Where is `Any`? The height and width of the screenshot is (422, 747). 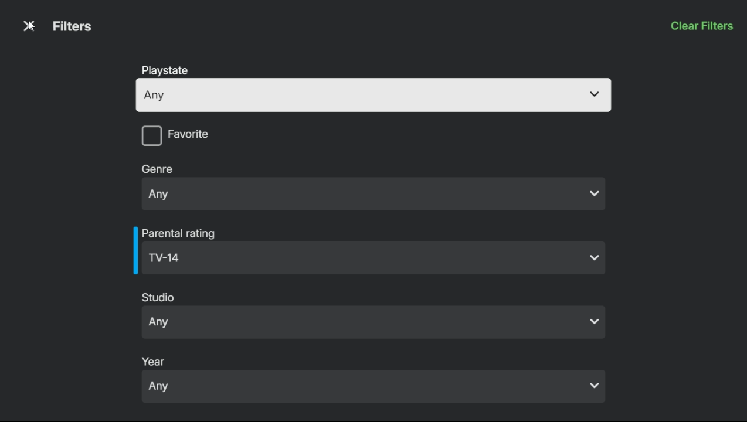
Any is located at coordinates (373, 193).